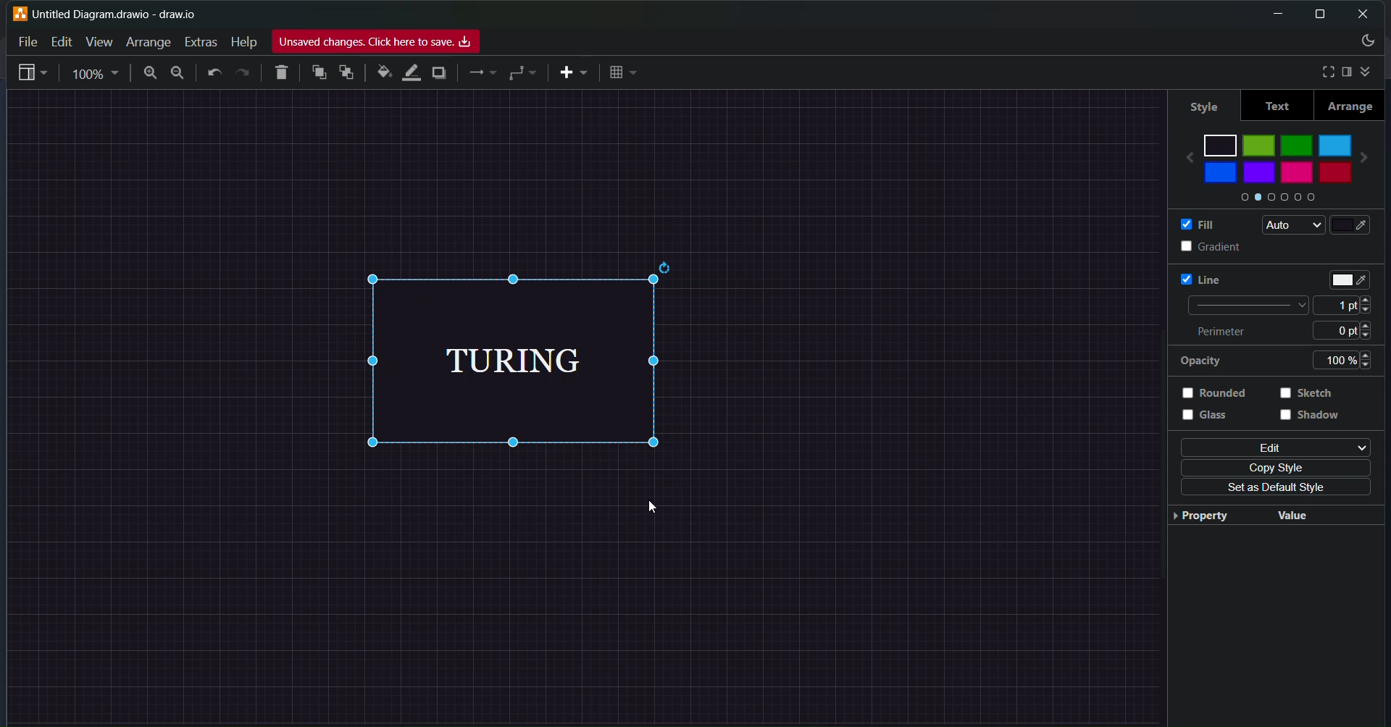 Image resolution: width=1391 pixels, height=727 pixels. What do you see at coordinates (1200, 361) in the screenshot?
I see `opacity` at bounding box center [1200, 361].